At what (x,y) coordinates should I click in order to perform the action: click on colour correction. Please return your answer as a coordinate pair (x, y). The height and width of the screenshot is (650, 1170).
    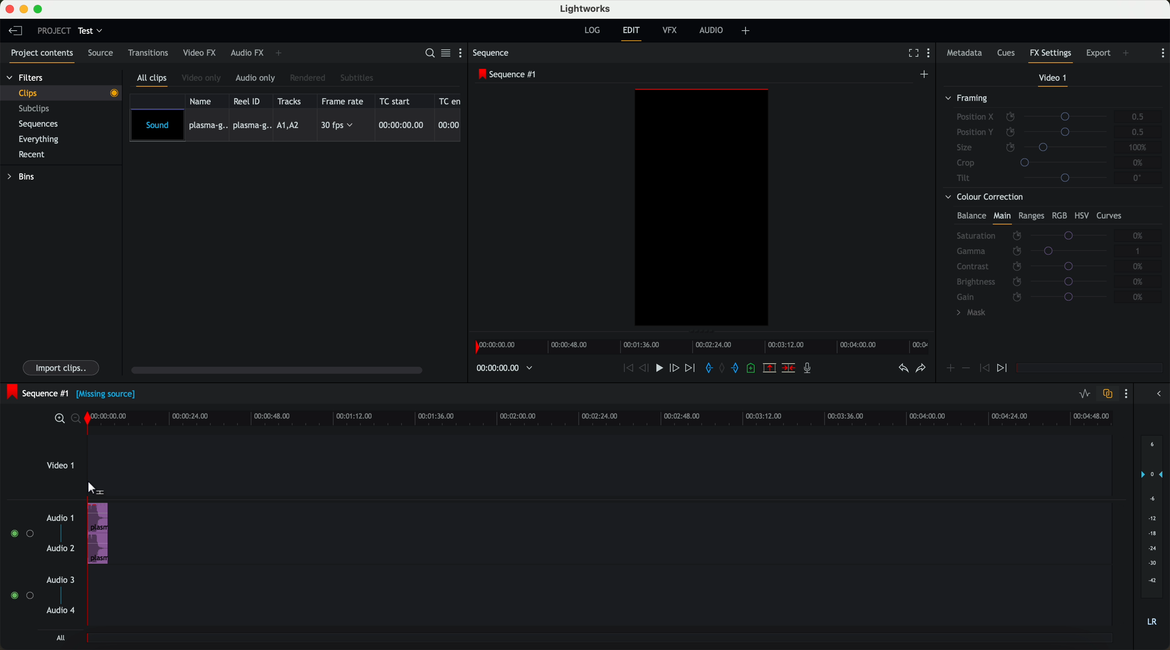
    Looking at the image, I should click on (1049, 257).